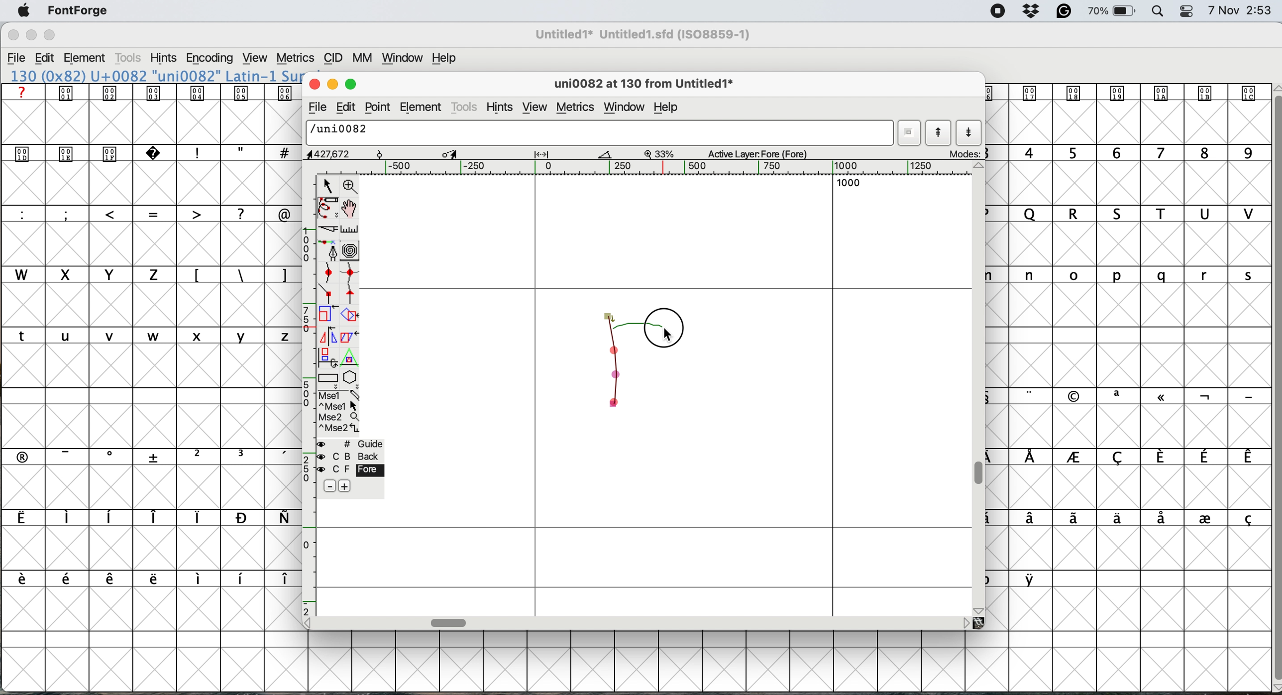  What do you see at coordinates (326, 338) in the screenshot?
I see `flip selection` at bounding box center [326, 338].